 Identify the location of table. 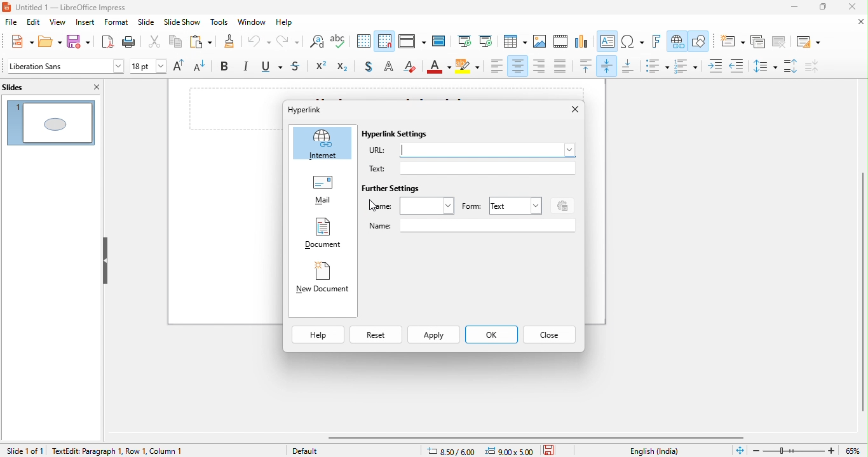
(515, 42).